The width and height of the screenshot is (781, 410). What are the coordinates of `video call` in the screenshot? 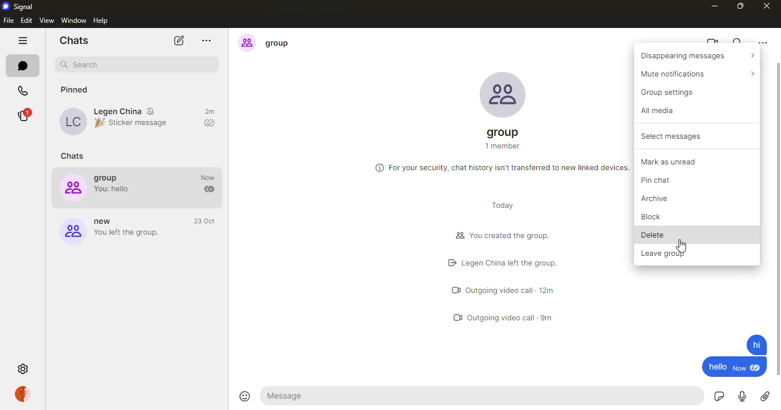 It's located at (712, 43).